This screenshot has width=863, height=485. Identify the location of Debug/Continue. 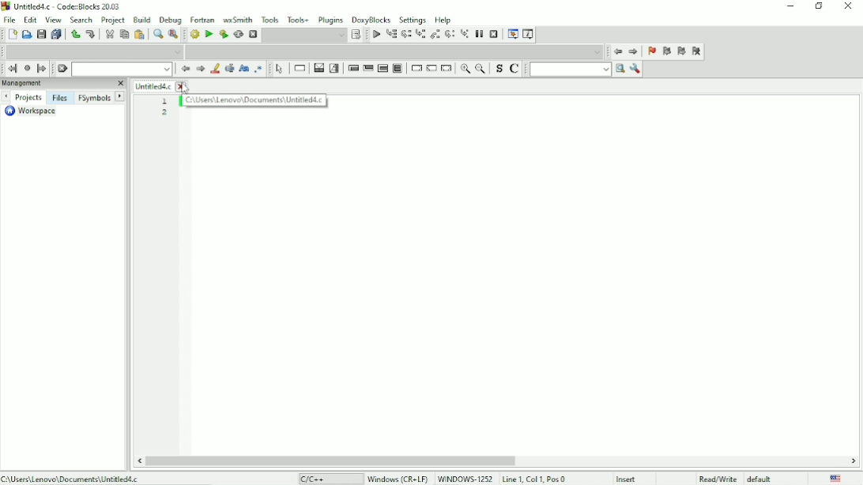
(376, 35).